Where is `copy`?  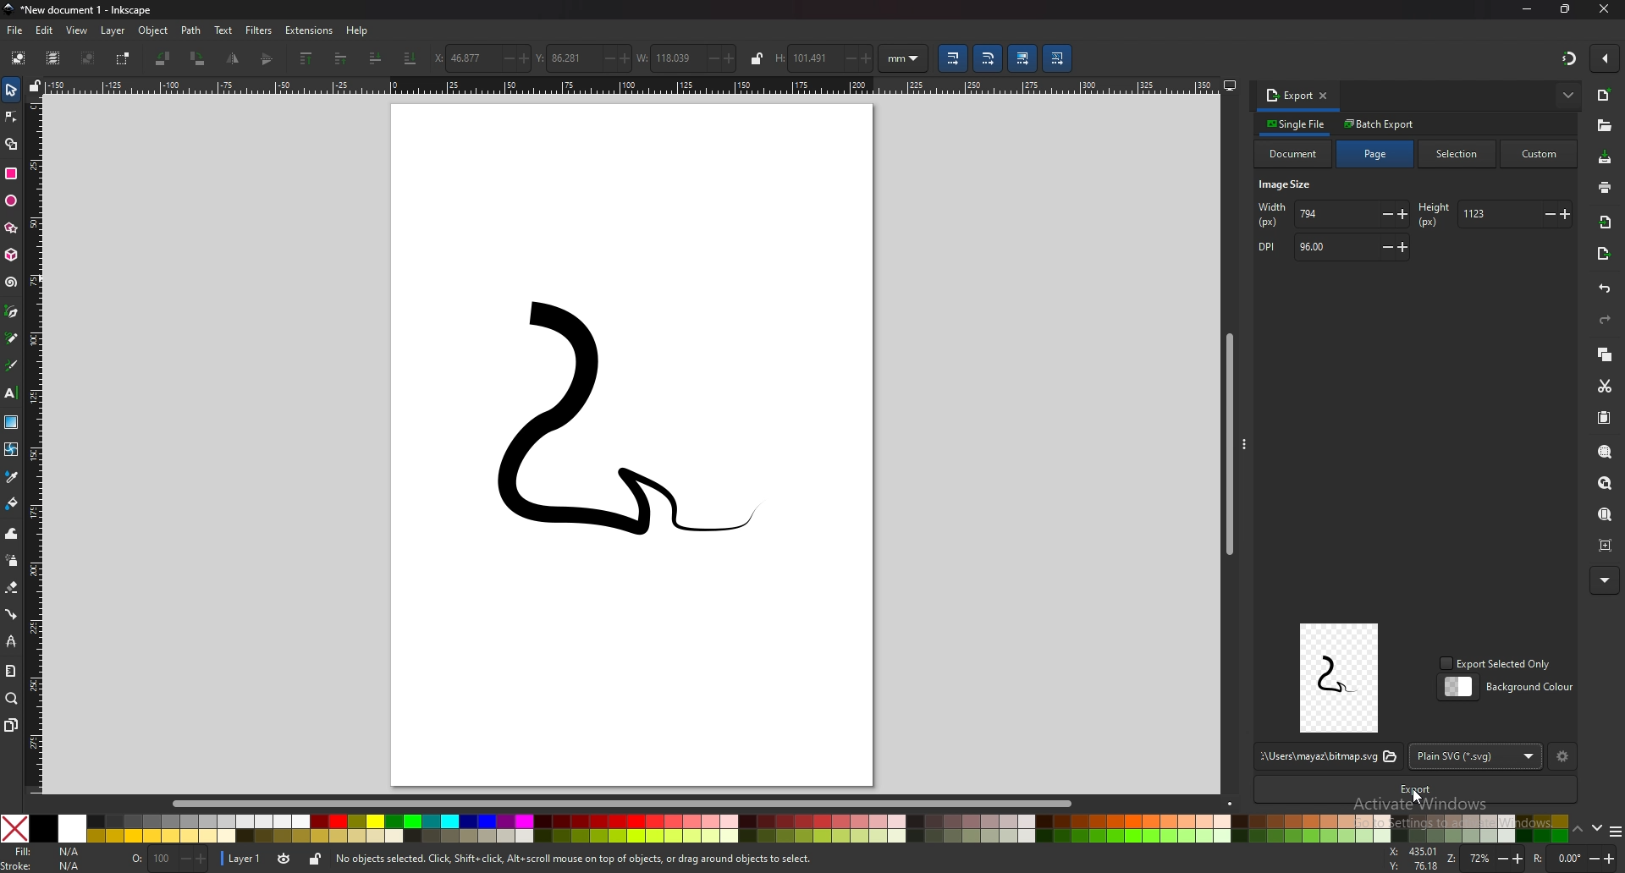 copy is located at coordinates (1606, 354).